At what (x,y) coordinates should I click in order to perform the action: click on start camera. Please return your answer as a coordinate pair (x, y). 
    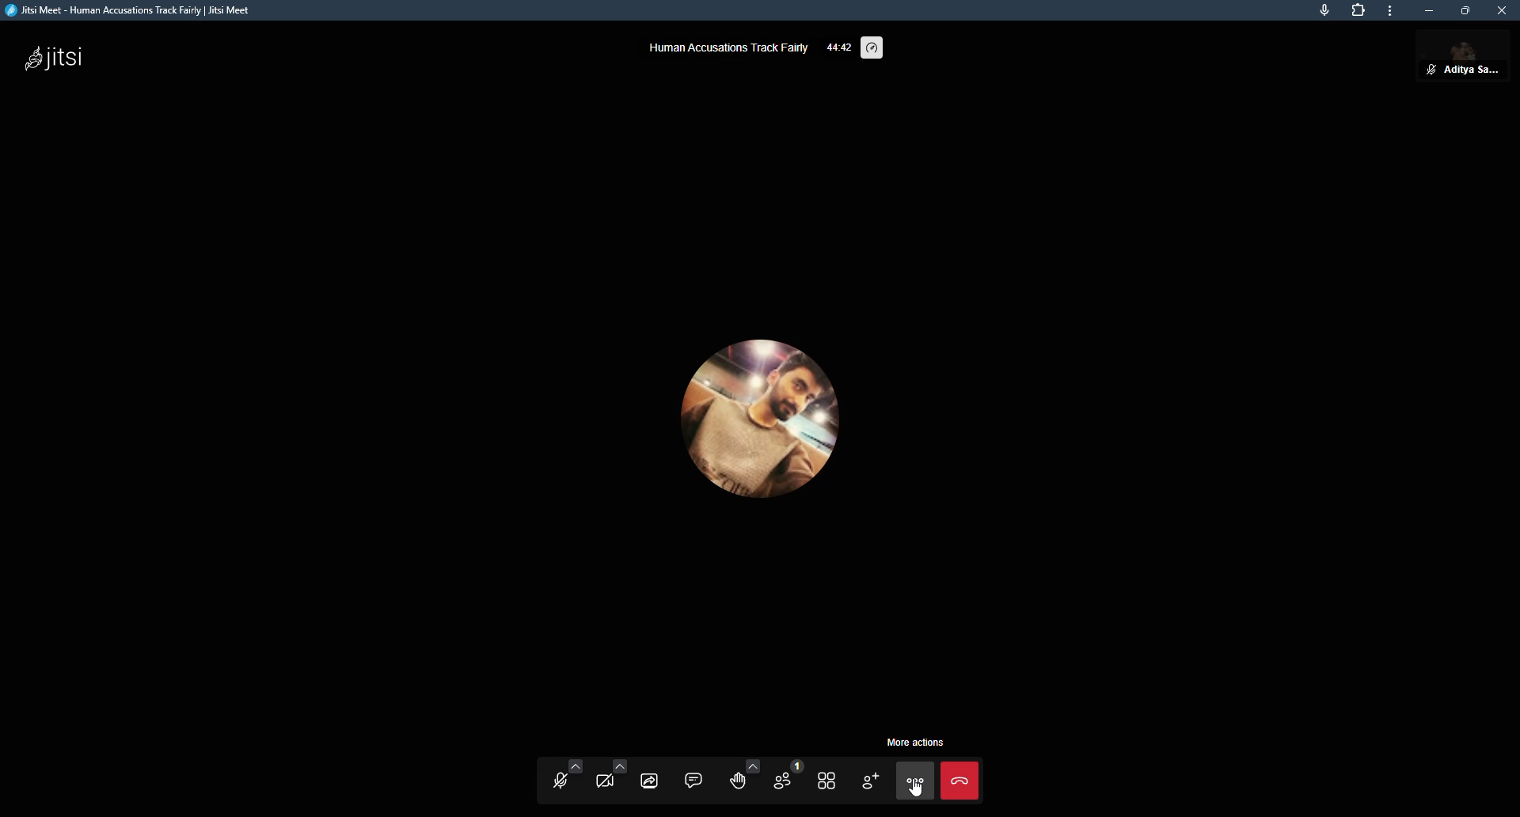
    Looking at the image, I should click on (608, 779).